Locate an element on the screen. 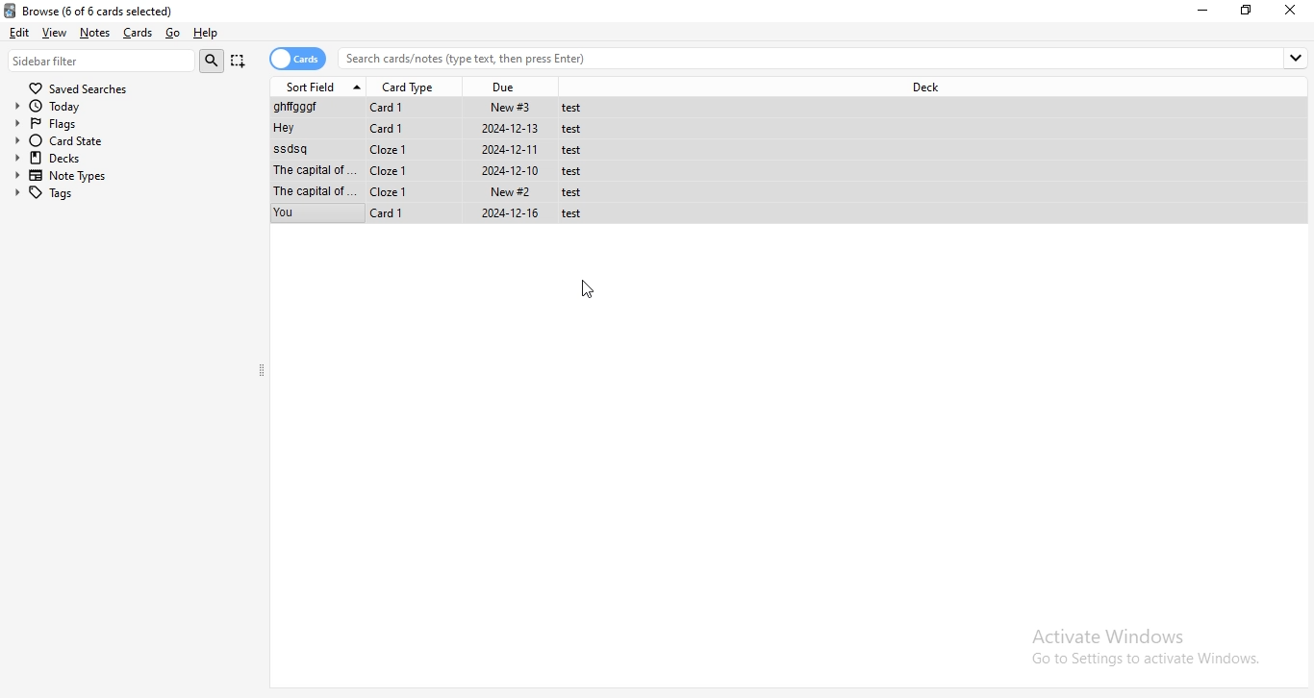 This screenshot has width=1314, height=698. cards is located at coordinates (299, 59).